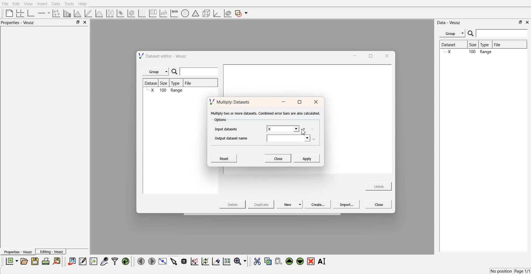 This screenshot has height=274, width=531. I want to click on add more, so click(305, 129).